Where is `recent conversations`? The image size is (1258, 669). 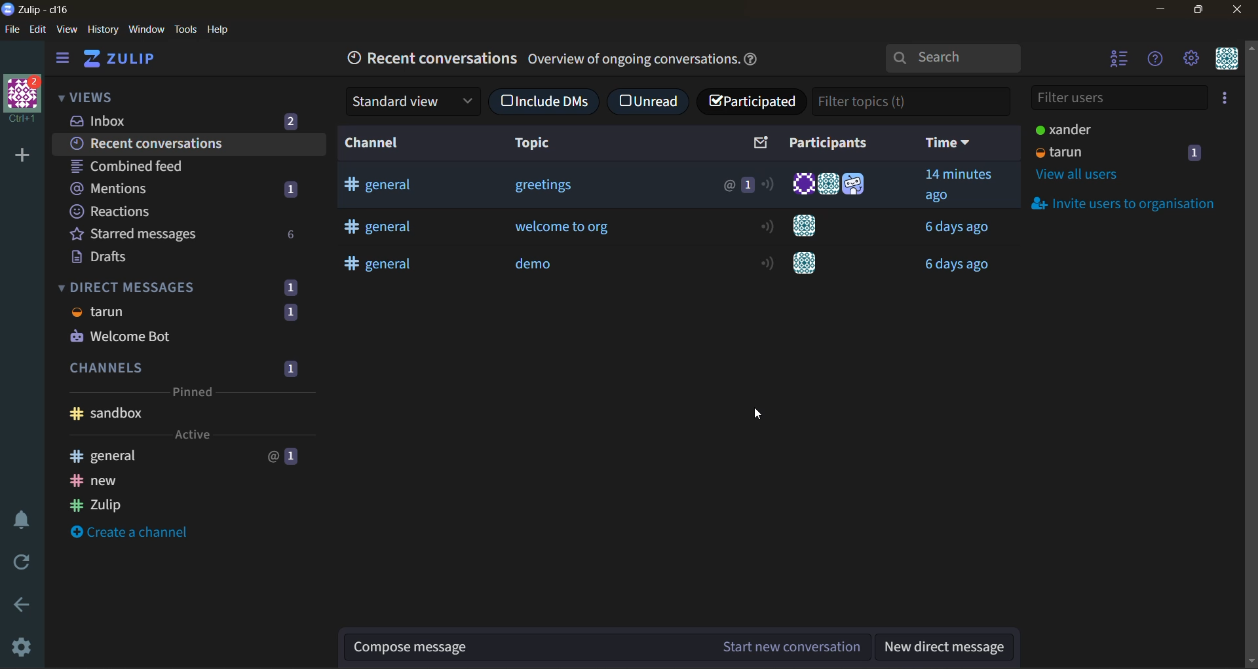
recent conversations is located at coordinates (189, 145).